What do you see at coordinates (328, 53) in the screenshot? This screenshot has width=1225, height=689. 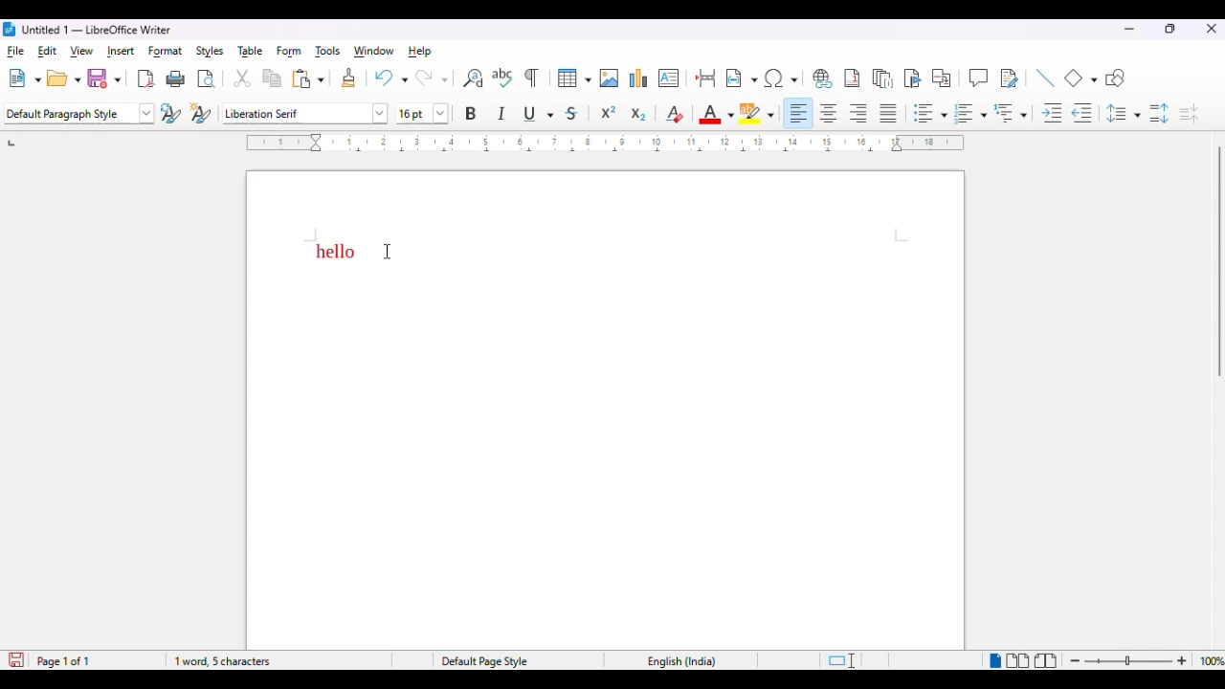 I see `tools` at bounding box center [328, 53].